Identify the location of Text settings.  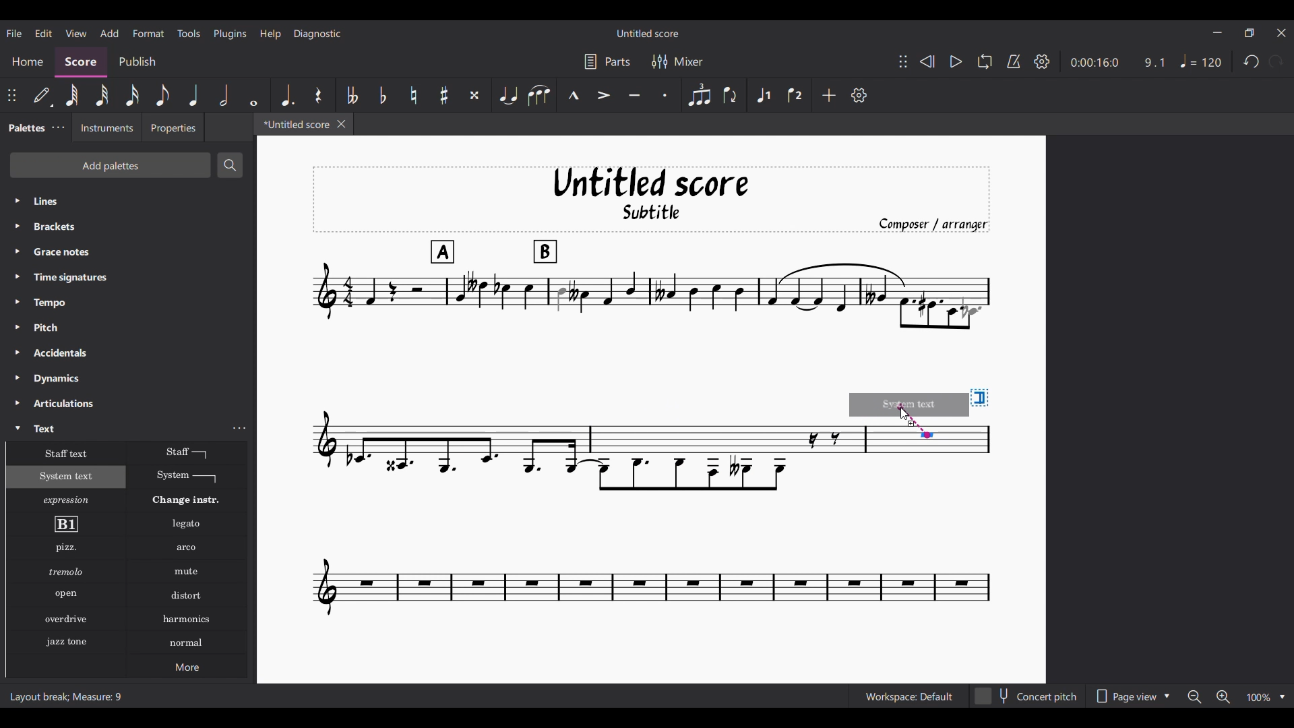
(239, 428).